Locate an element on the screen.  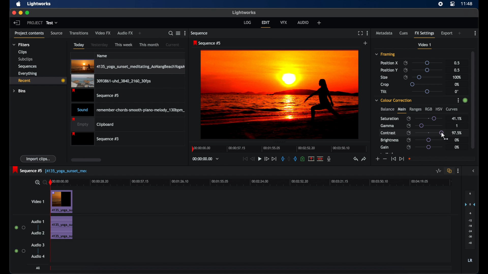
size is located at coordinates (385, 78).